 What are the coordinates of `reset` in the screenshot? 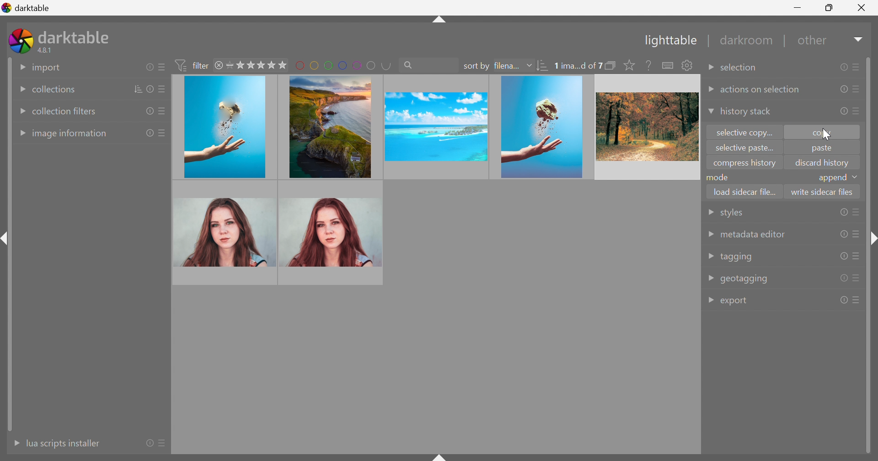 It's located at (844, 300).